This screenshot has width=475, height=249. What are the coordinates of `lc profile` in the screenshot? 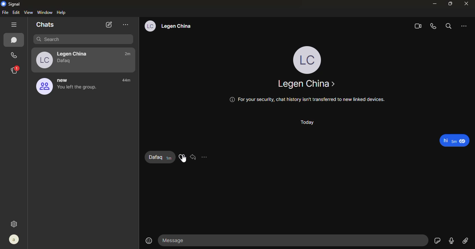 It's located at (150, 26).